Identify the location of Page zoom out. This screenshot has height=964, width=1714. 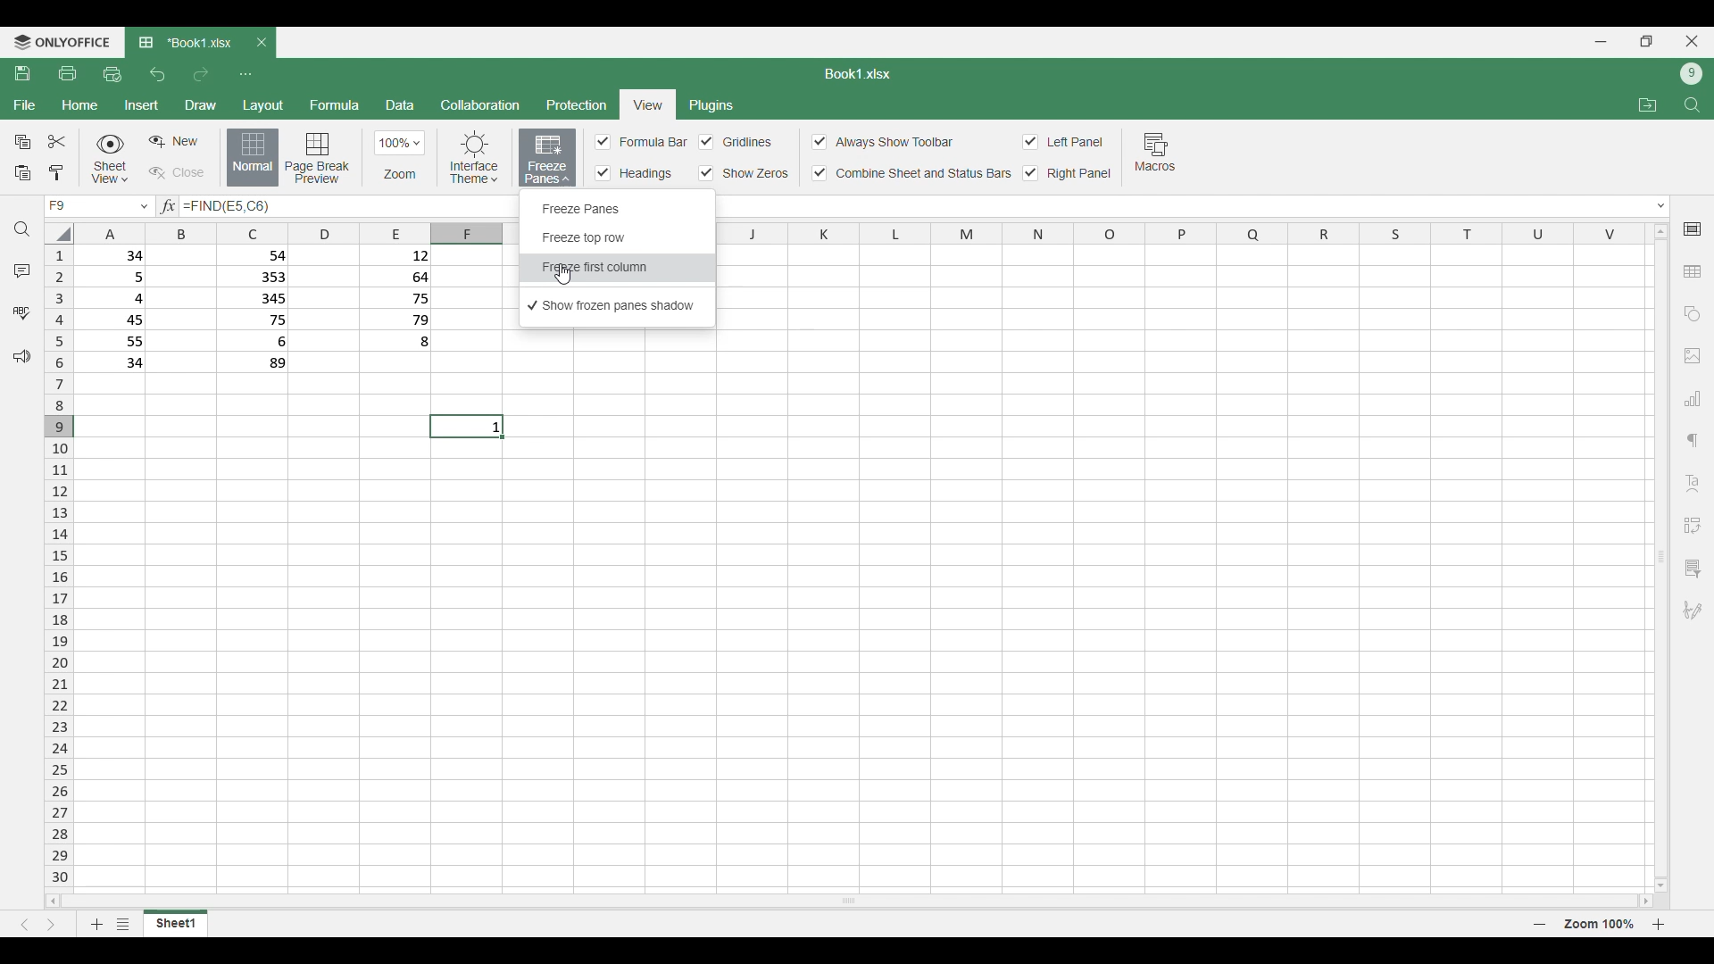
(1540, 925).